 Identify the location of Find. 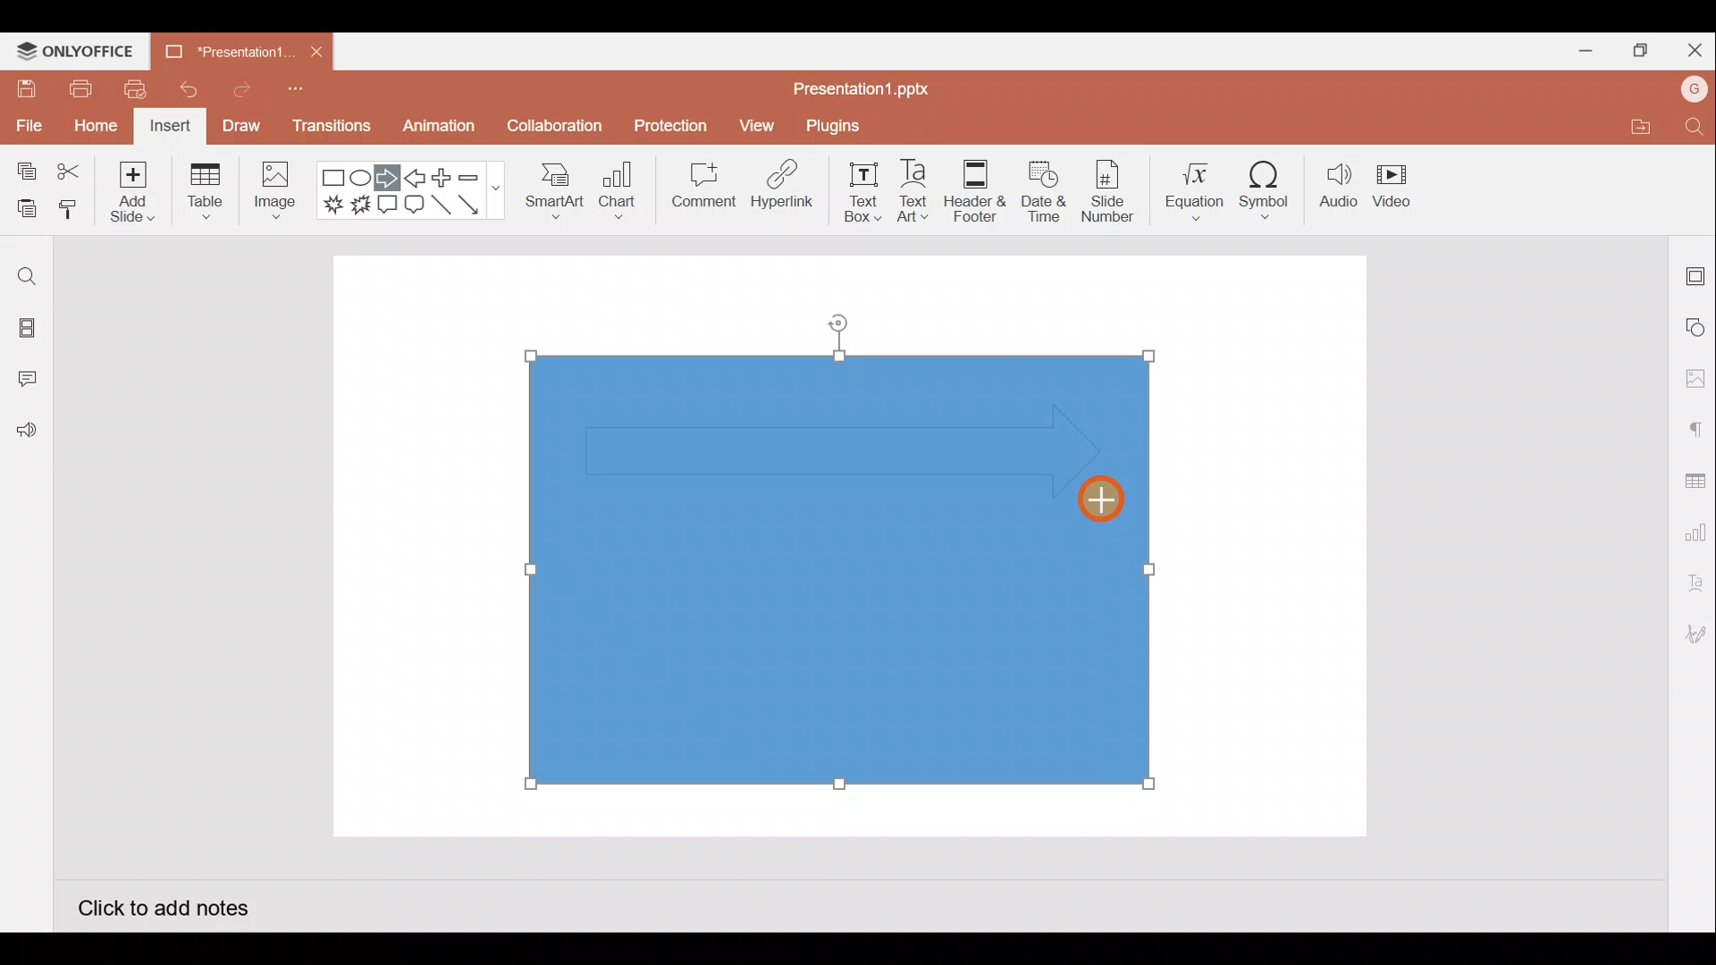
(1696, 126).